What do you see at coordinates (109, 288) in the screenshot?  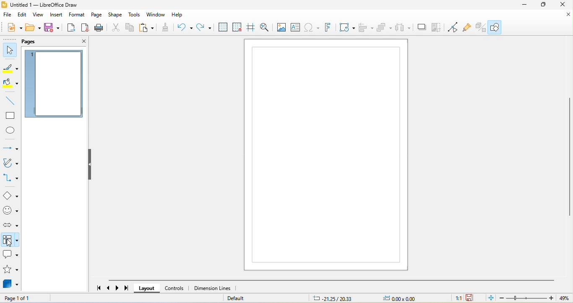 I see `scroll to previous page` at bounding box center [109, 288].